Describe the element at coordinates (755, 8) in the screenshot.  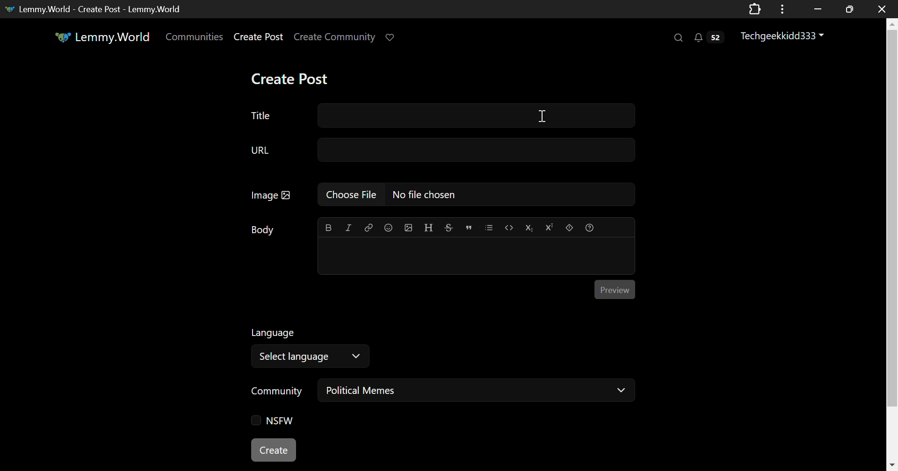
I see `Extensions` at that location.